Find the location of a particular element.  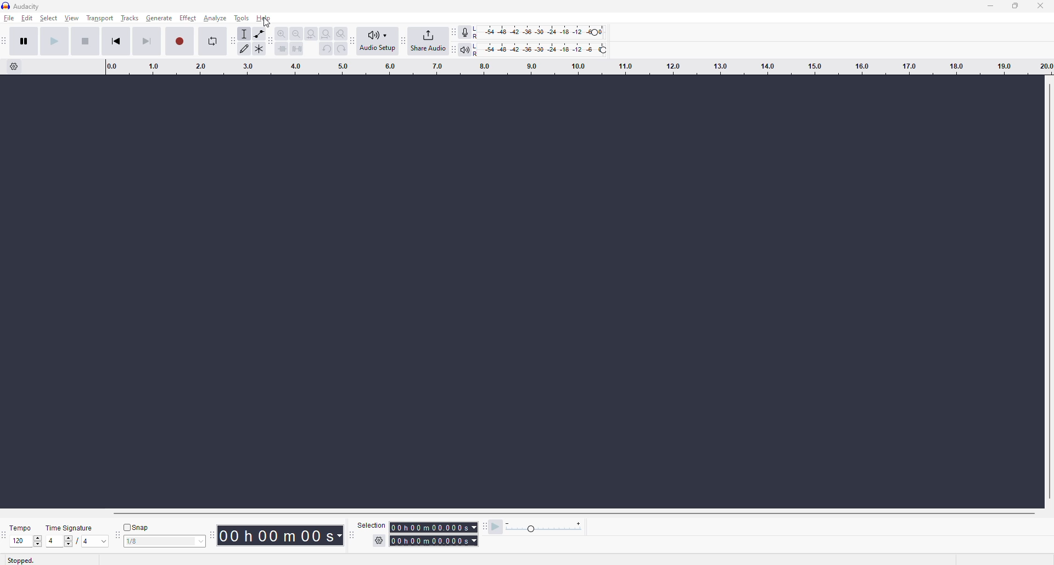

time signature is located at coordinates (70, 528).